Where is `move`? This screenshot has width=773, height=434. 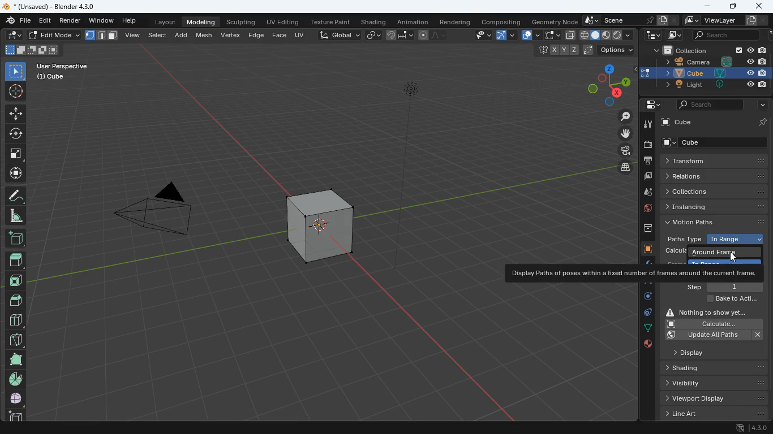
move is located at coordinates (15, 113).